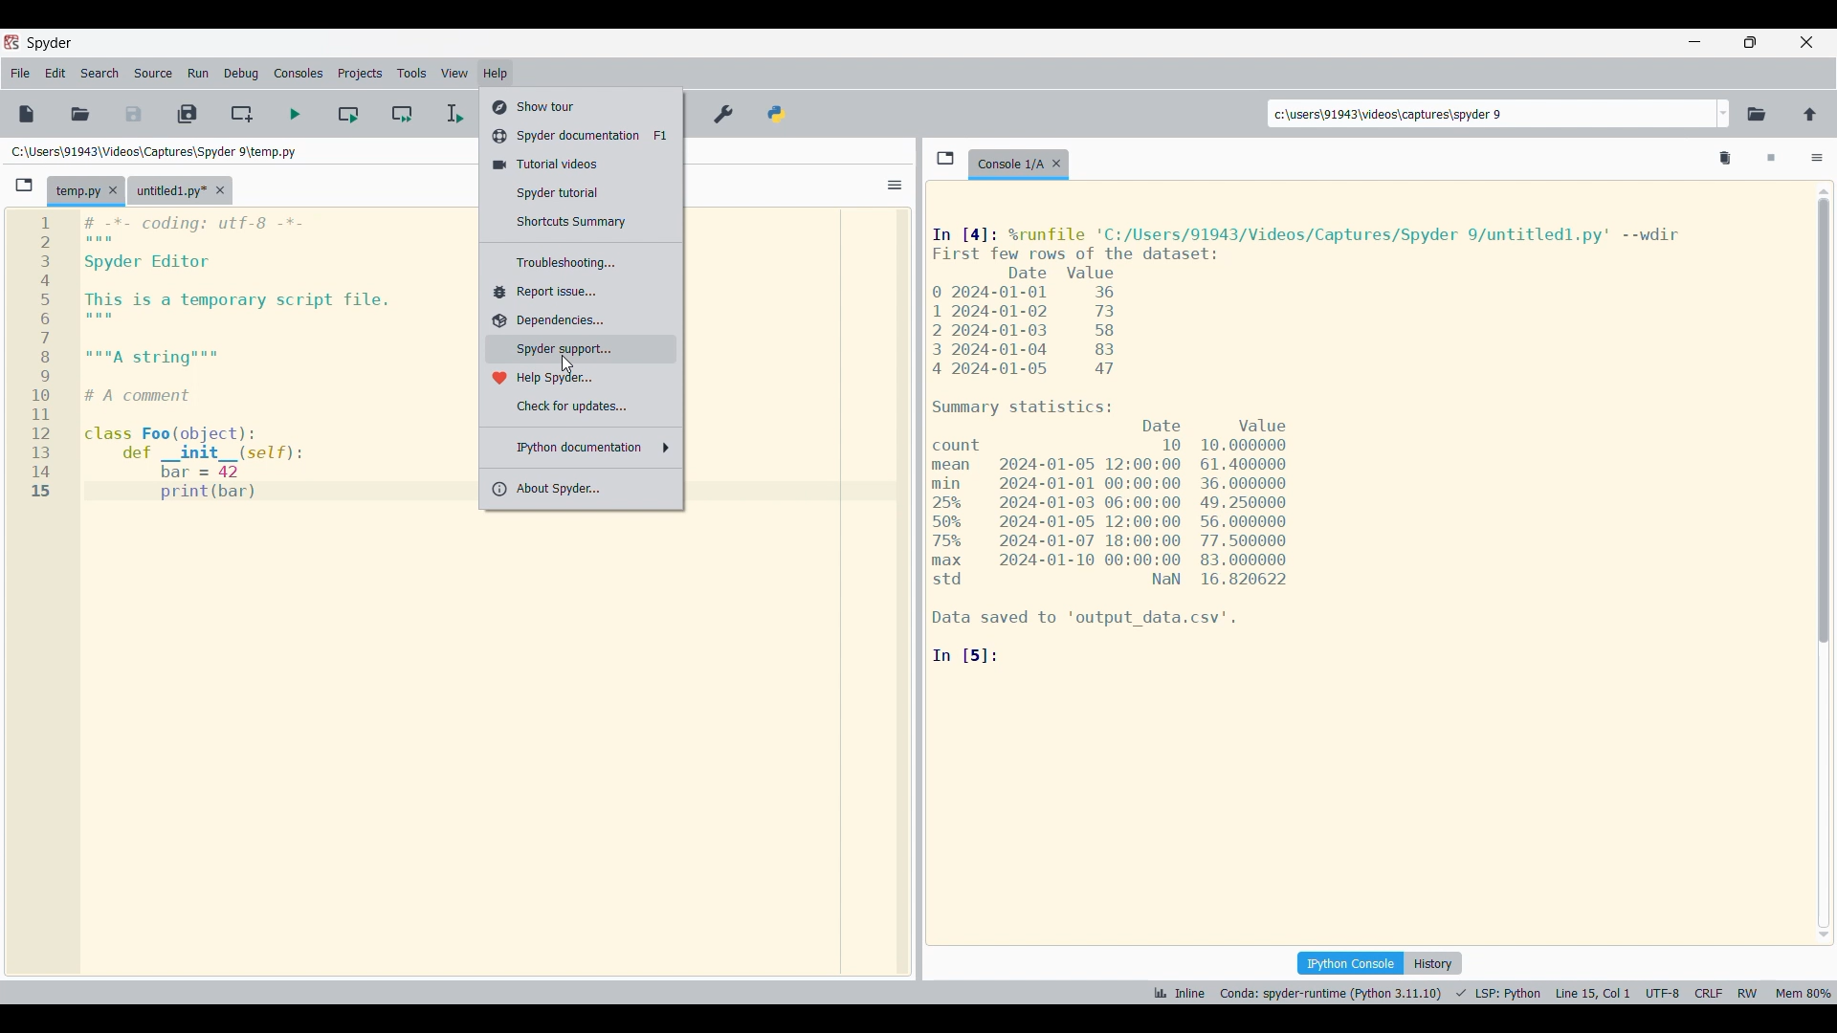 The image size is (1837, 1033). I want to click on Browse tabs, so click(24, 186).